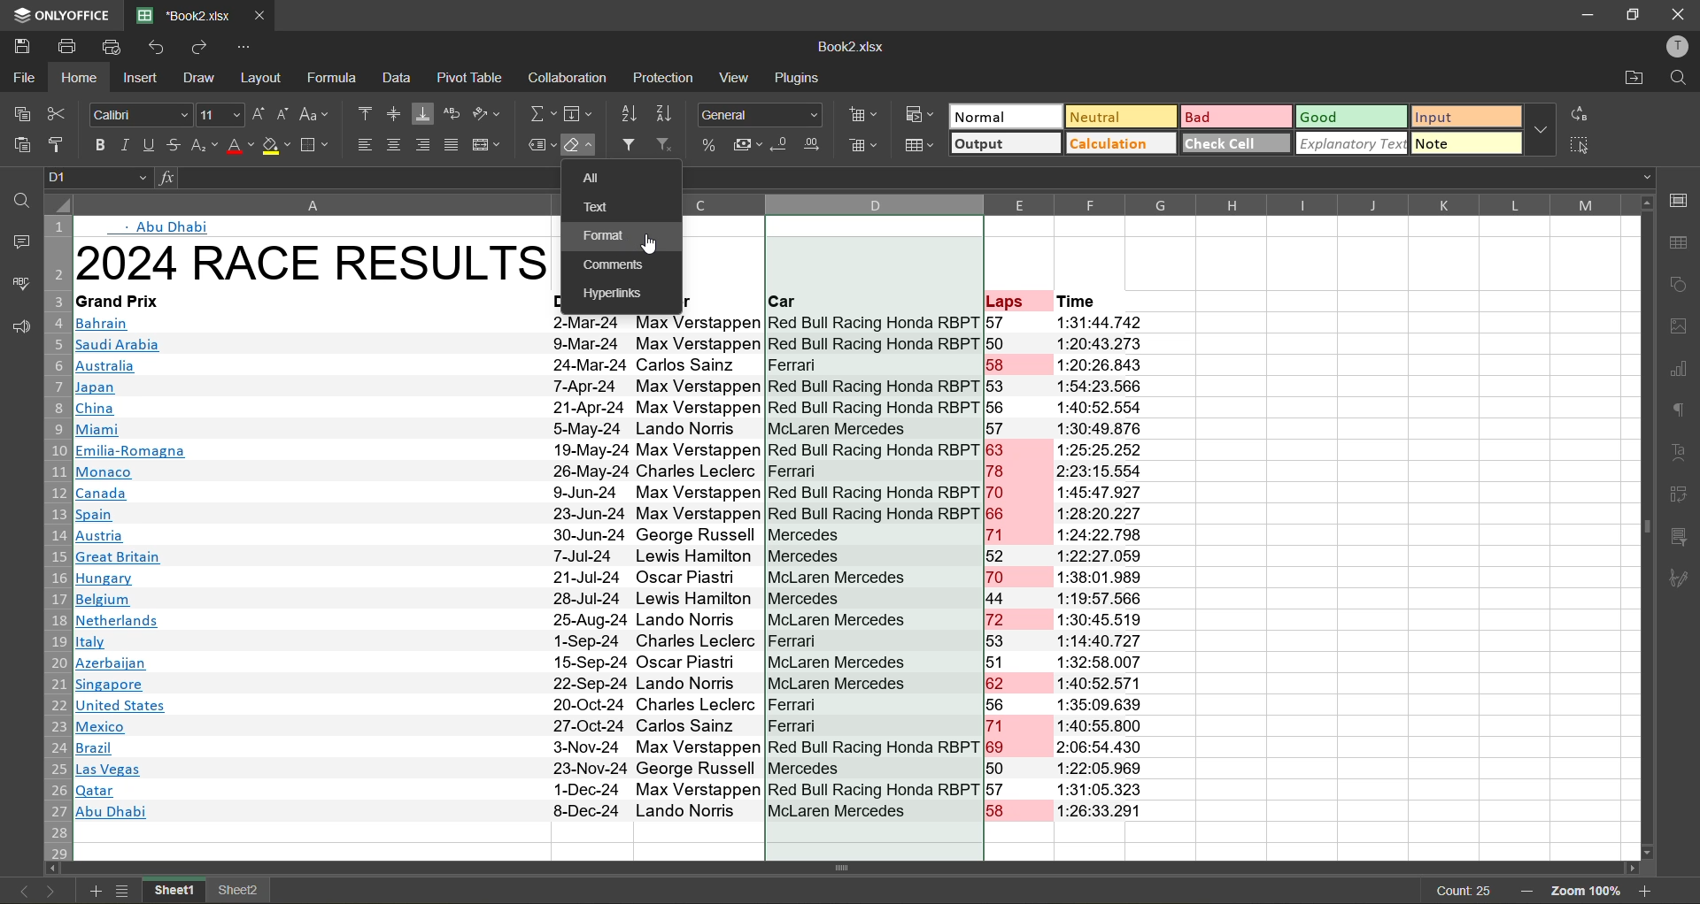 Image resolution: width=1700 pixels, height=904 pixels. Describe the element at coordinates (541, 113) in the screenshot. I see `summation` at that location.